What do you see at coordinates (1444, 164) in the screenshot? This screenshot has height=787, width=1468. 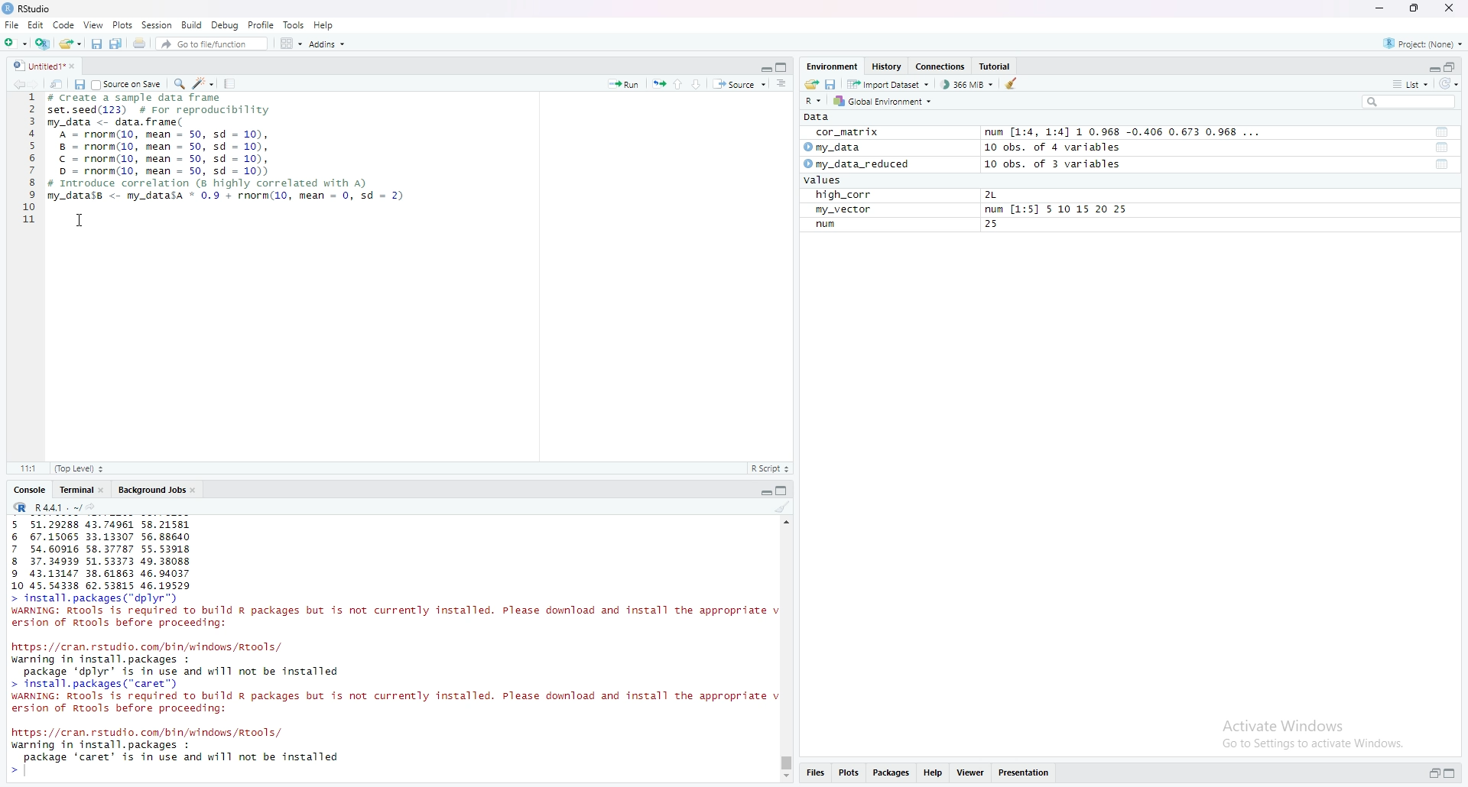 I see `tool` at bounding box center [1444, 164].